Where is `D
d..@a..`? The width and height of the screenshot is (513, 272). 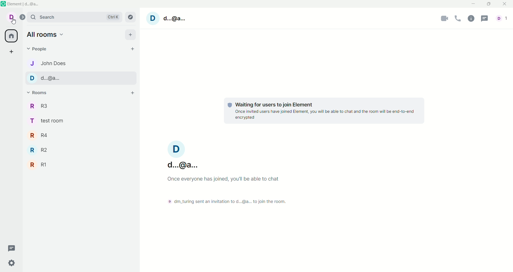
D
d..@a.. is located at coordinates (184, 156).